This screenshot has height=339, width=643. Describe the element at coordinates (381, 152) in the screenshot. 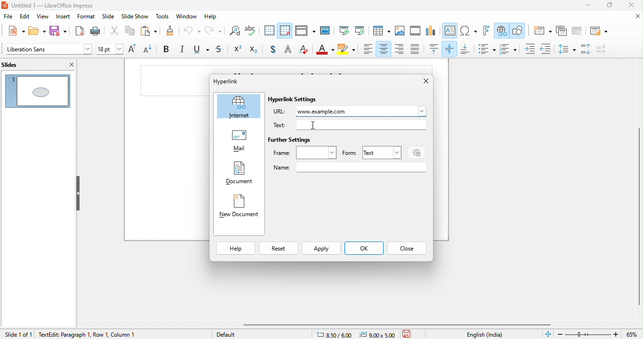

I see `text` at that location.